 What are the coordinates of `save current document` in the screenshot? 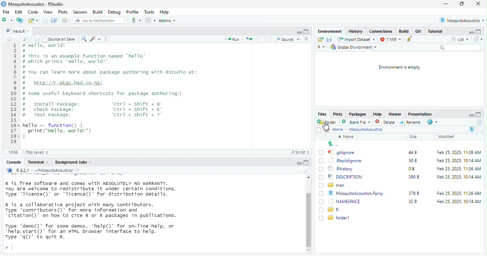 It's located at (46, 20).